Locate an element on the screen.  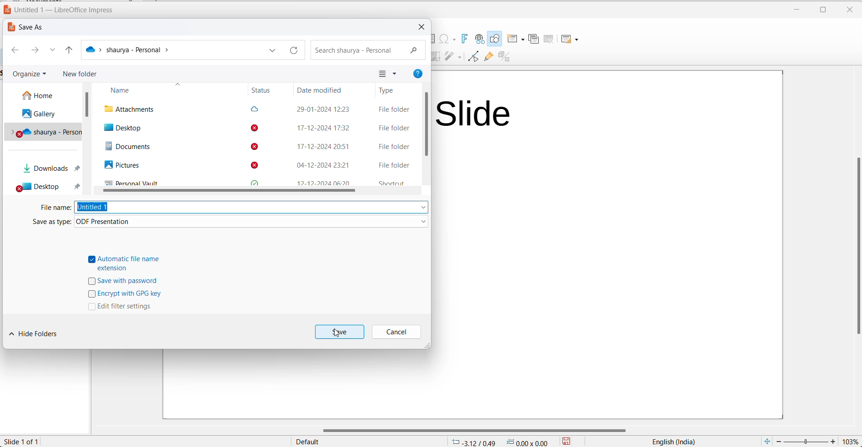
04-12-2024 23:21 is located at coordinates (317, 166).